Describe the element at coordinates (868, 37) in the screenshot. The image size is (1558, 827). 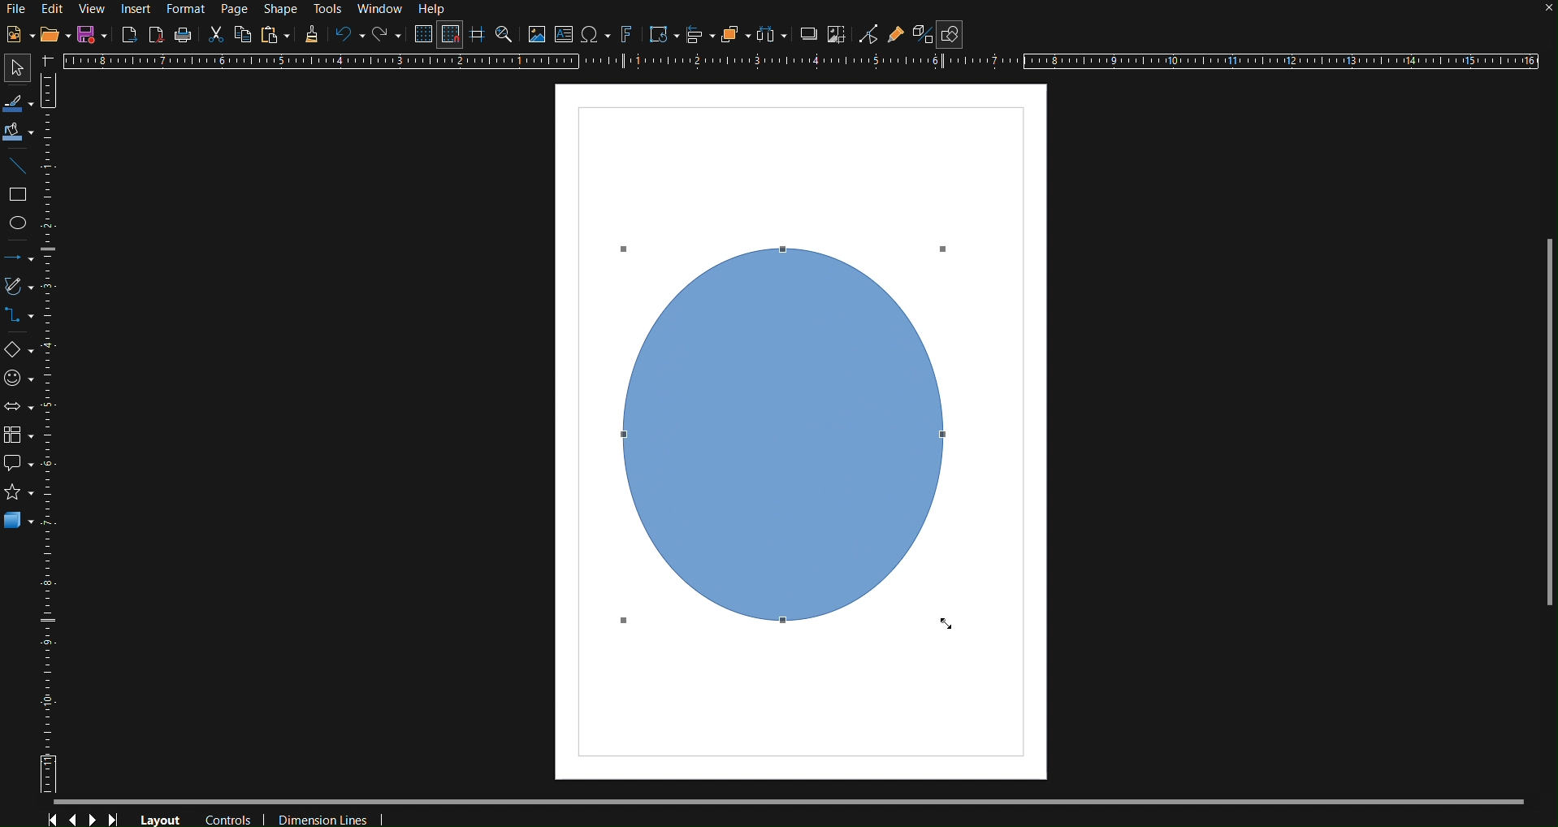
I see `Toggle Point Edit Mode` at that location.